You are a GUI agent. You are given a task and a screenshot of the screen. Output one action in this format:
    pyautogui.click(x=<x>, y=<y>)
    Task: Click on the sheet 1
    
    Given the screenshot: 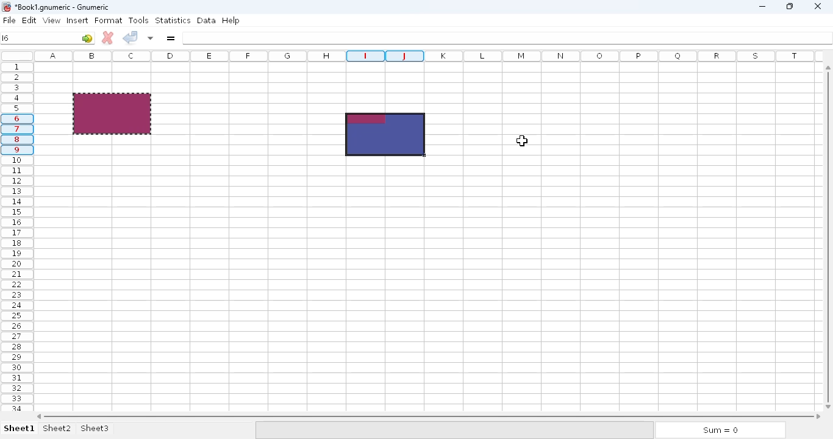 What is the action you would take?
    pyautogui.click(x=19, y=428)
    